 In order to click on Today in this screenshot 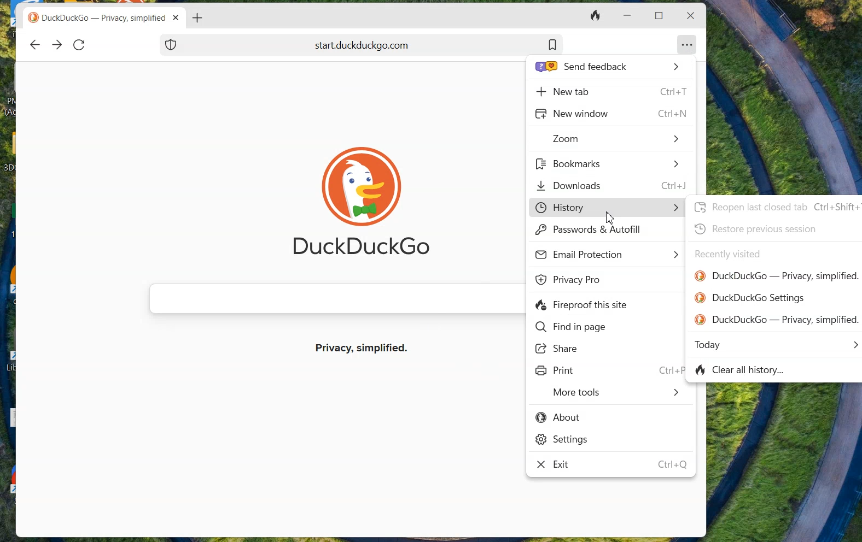, I will do `click(776, 344)`.